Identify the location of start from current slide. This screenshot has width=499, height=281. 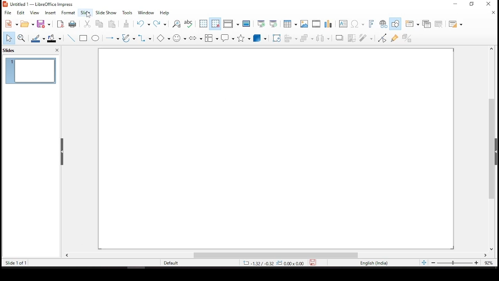
(273, 23).